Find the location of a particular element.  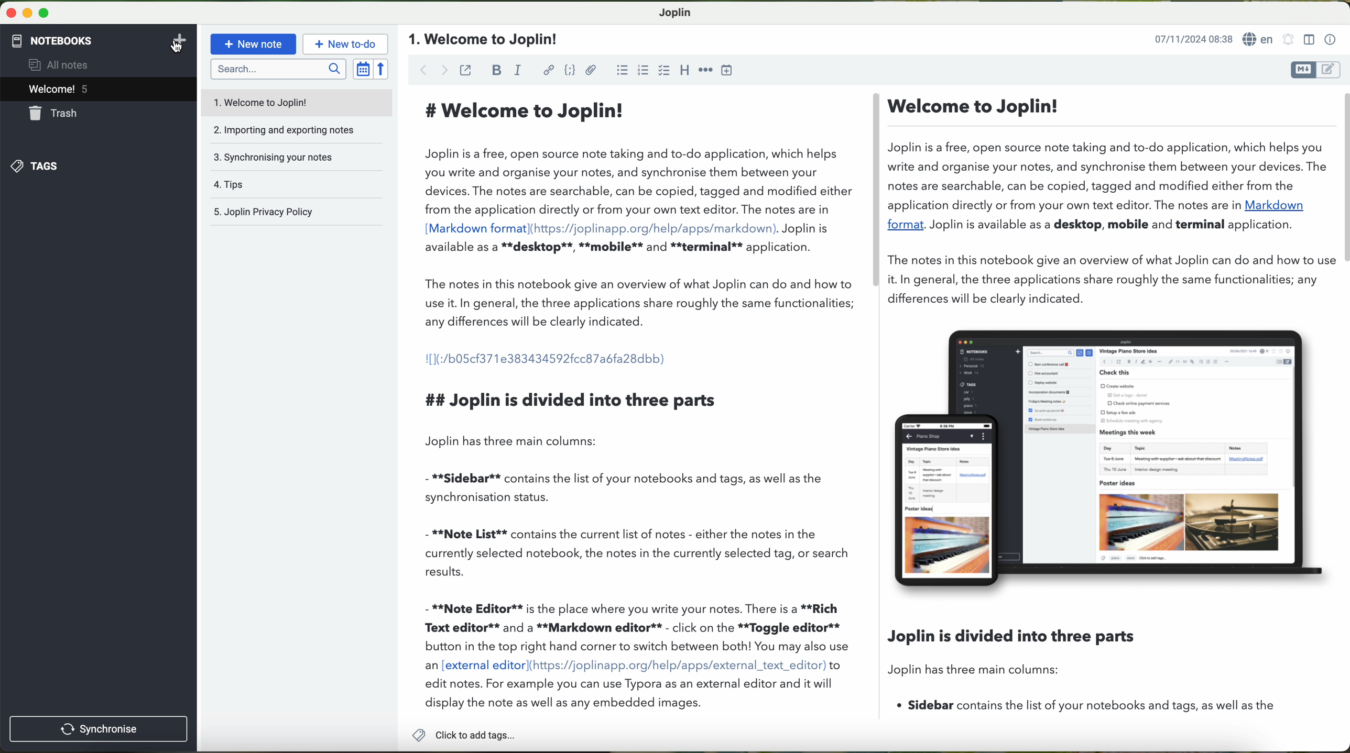

numbered list is located at coordinates (643, 69).